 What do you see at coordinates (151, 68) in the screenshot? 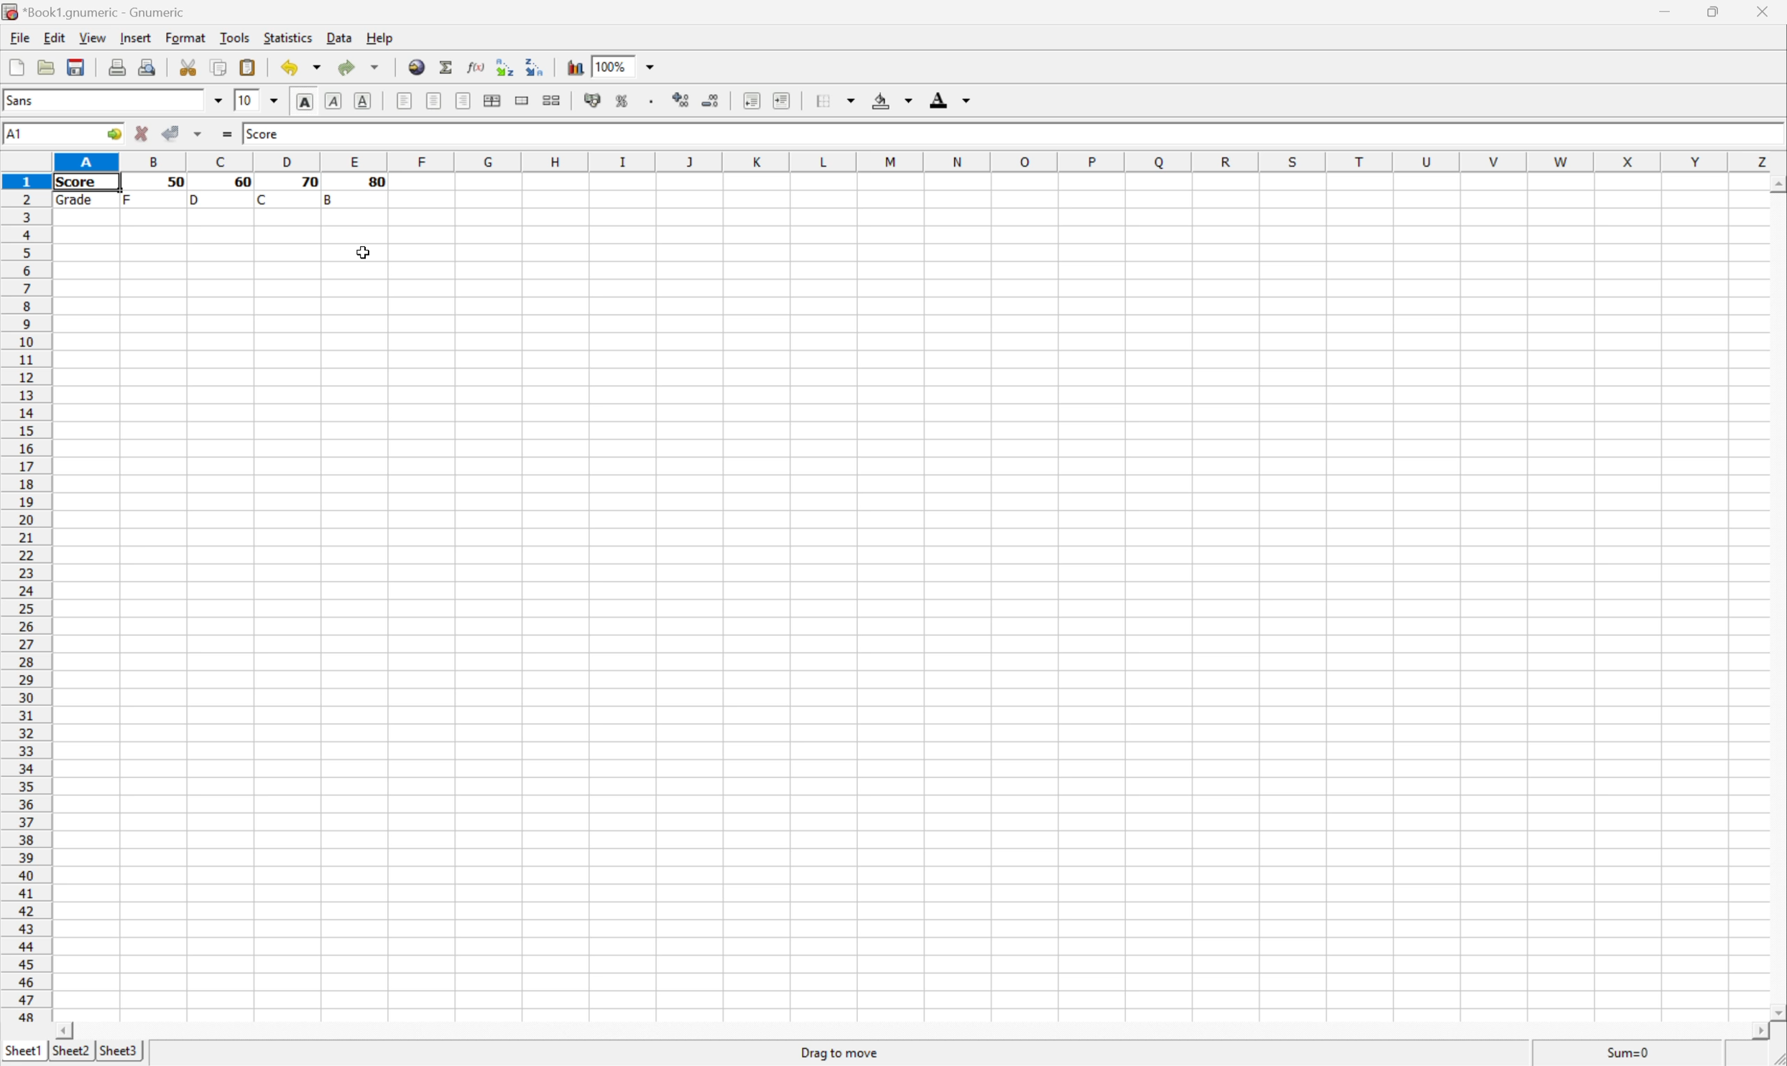
I see `Print Preview` at bounding box center [151, 68].